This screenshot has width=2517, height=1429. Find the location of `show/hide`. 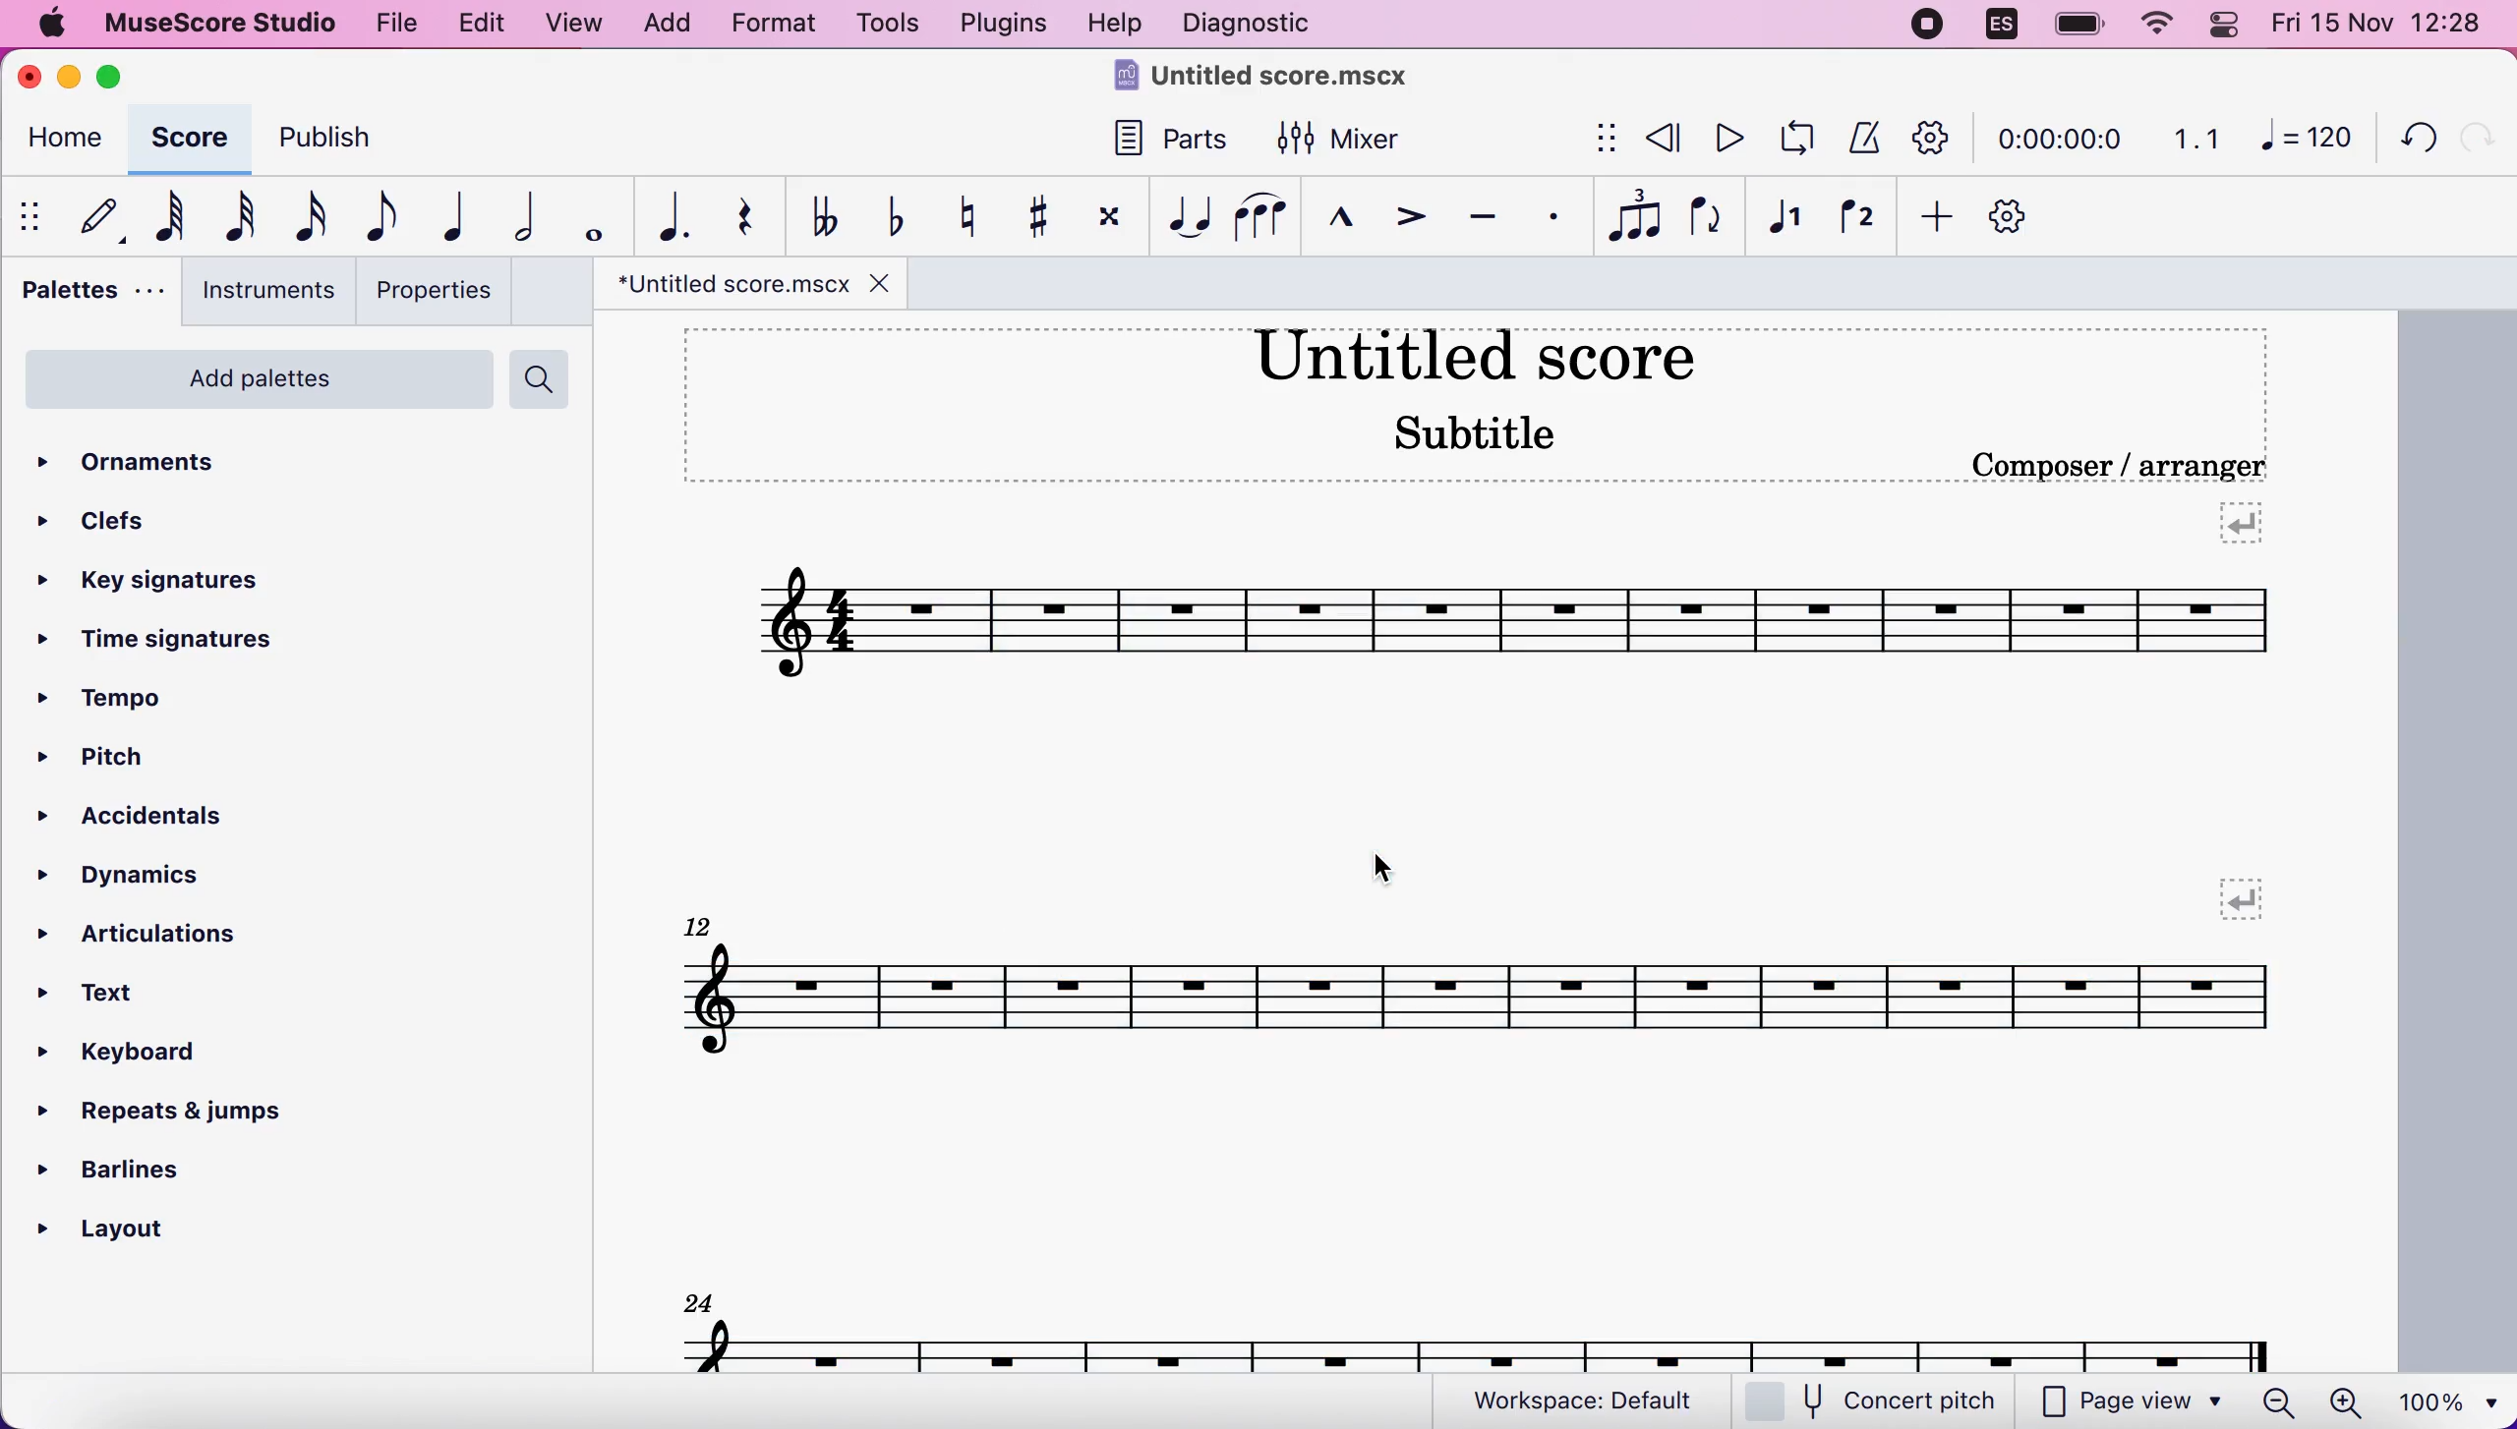

show/hide is located at coordinates (1602, 140).